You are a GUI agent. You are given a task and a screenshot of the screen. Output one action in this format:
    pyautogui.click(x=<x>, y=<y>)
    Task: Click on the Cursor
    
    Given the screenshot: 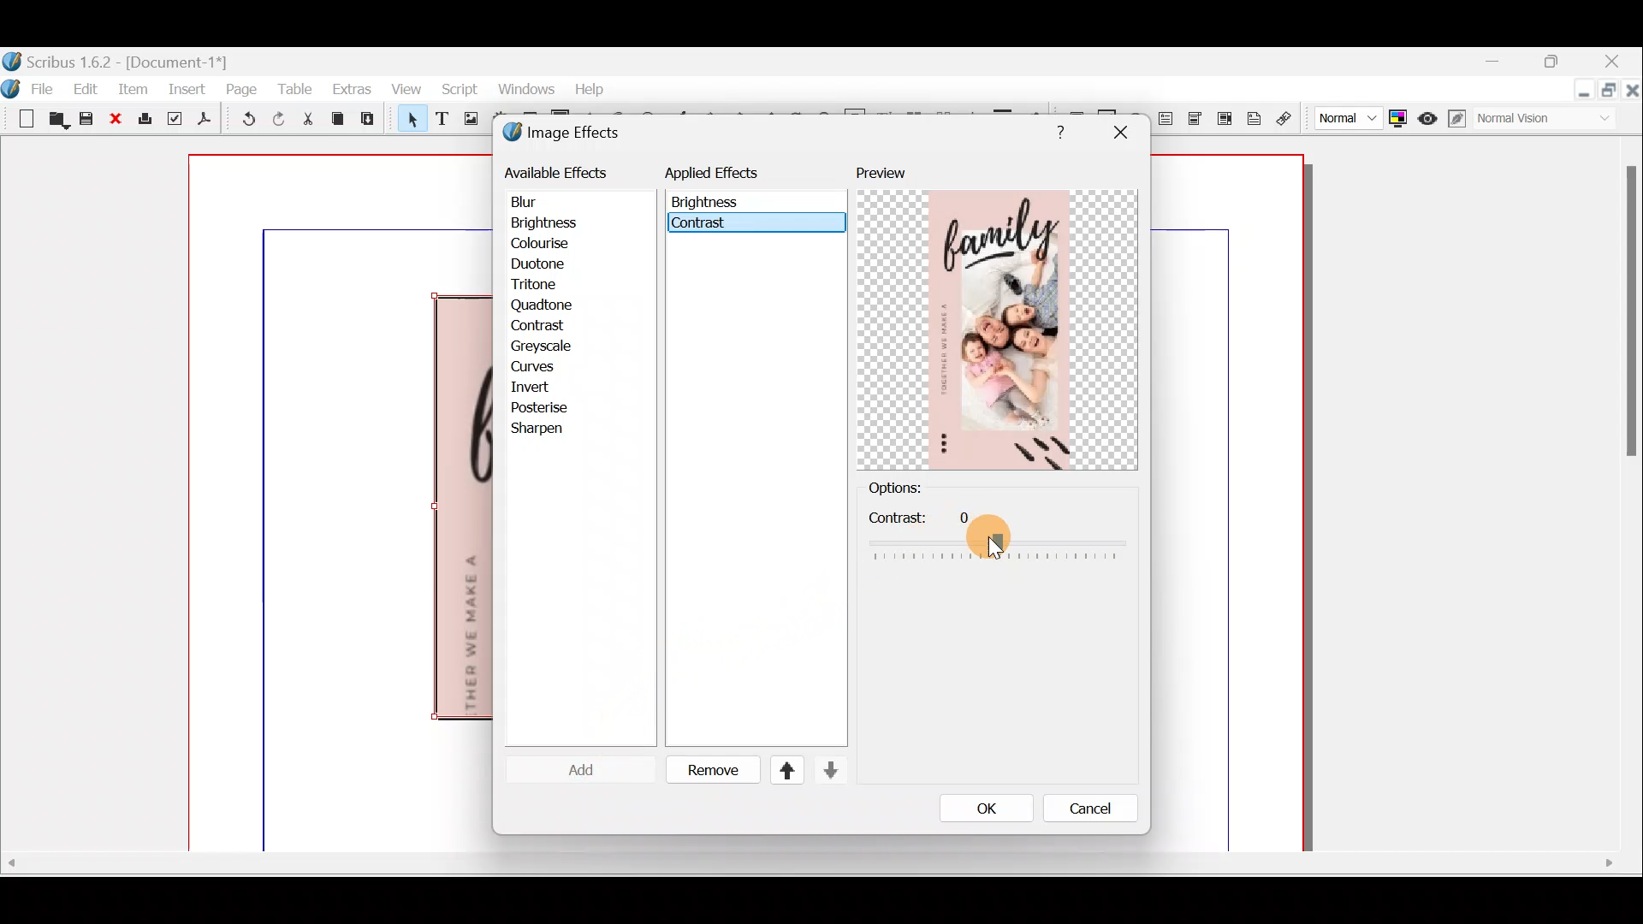 What is the action you would take?
    pyautogui.click(x=568, y=769)
    